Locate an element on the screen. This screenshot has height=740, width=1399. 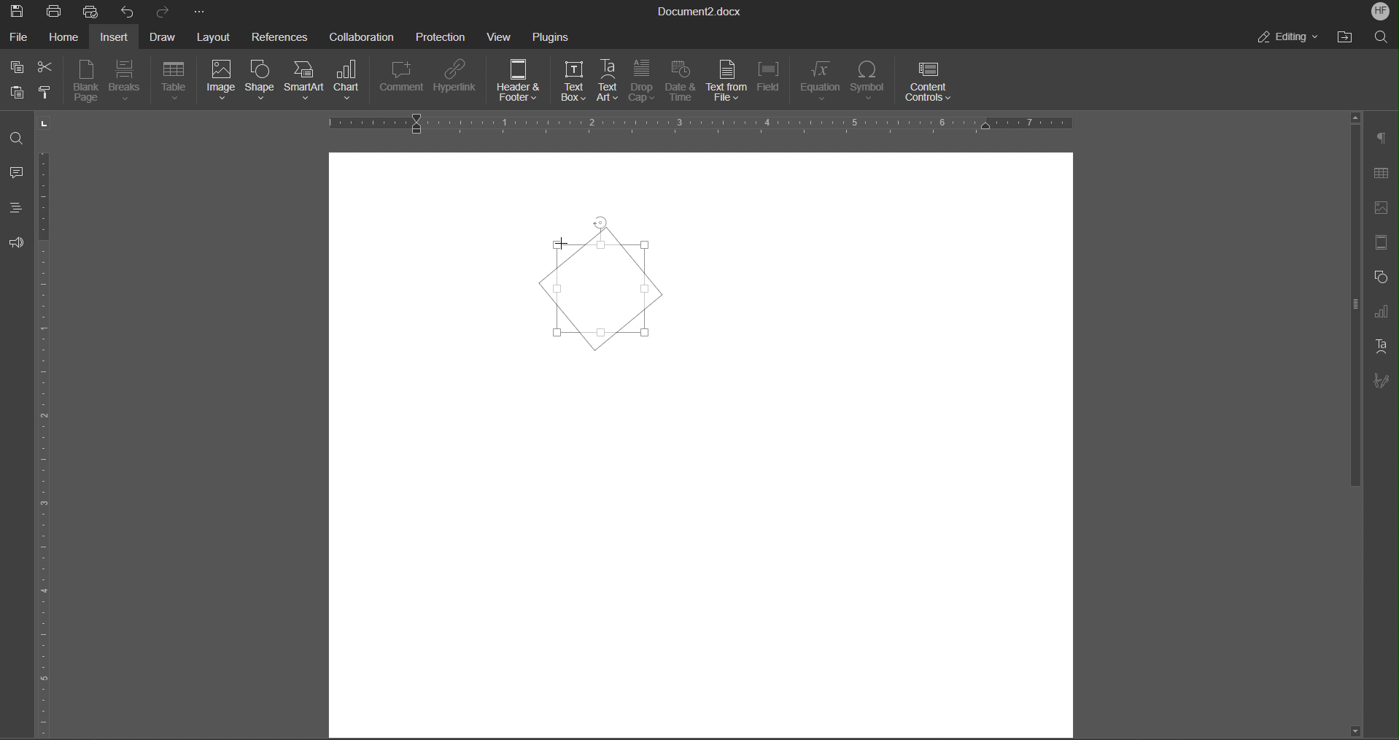
Blank Page is located at coordinates (86, 81).